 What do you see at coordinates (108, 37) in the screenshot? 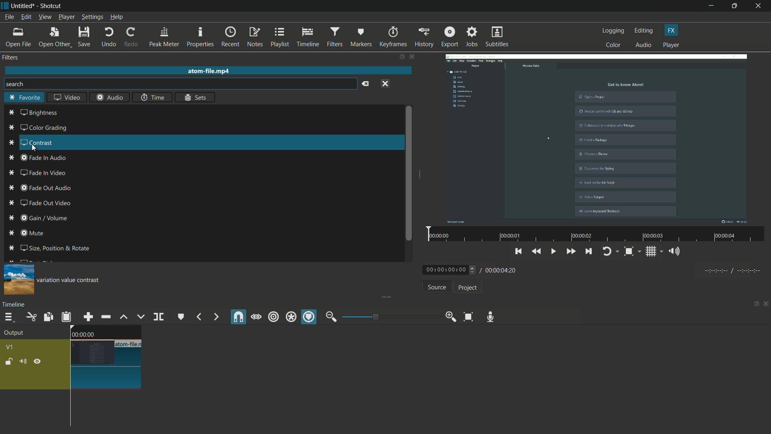
I see `undo` at bounding box center [108, 37].